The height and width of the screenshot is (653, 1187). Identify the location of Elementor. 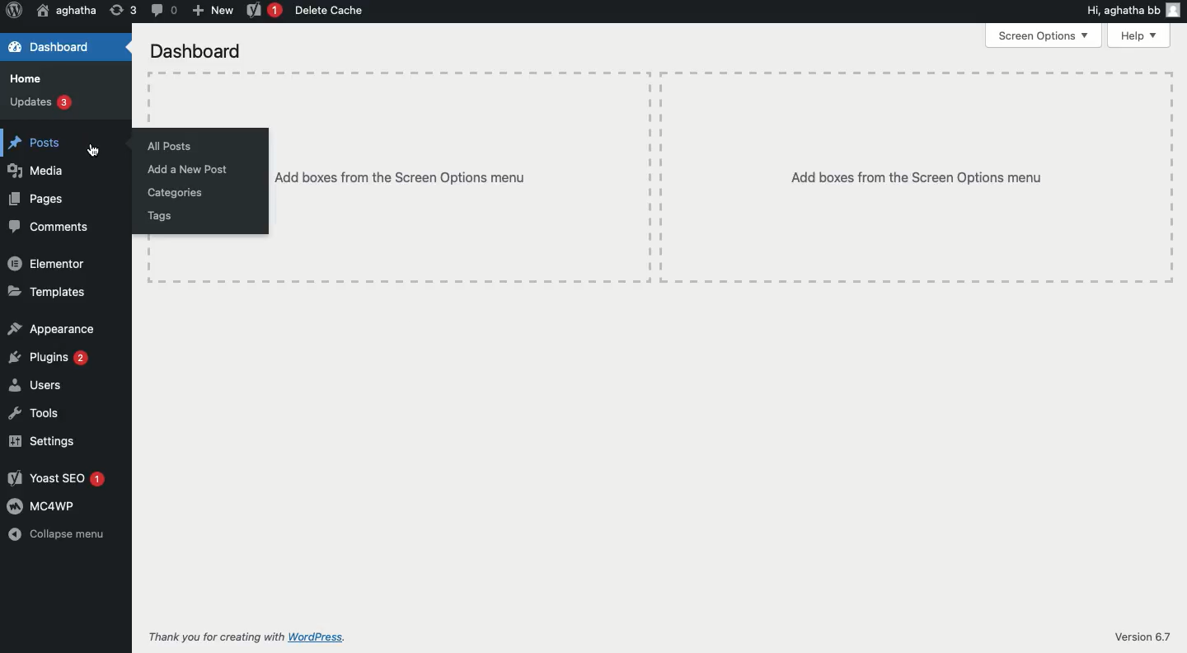
(47, 264).